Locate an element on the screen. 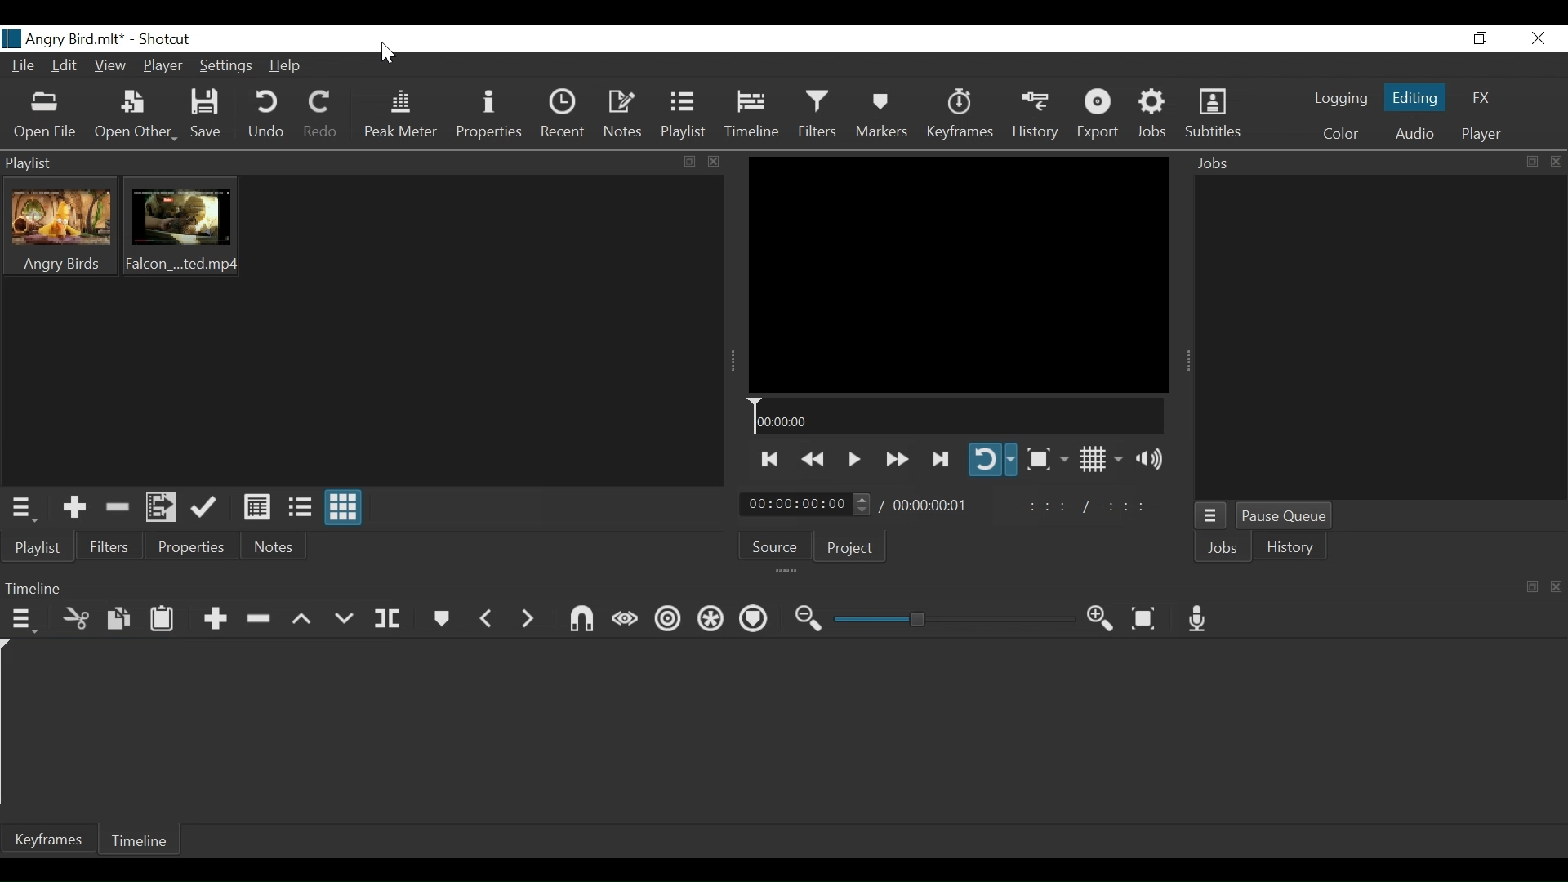 This screenshot has height=882, width=1568. Remove cut is located at coordinates (117, 506).